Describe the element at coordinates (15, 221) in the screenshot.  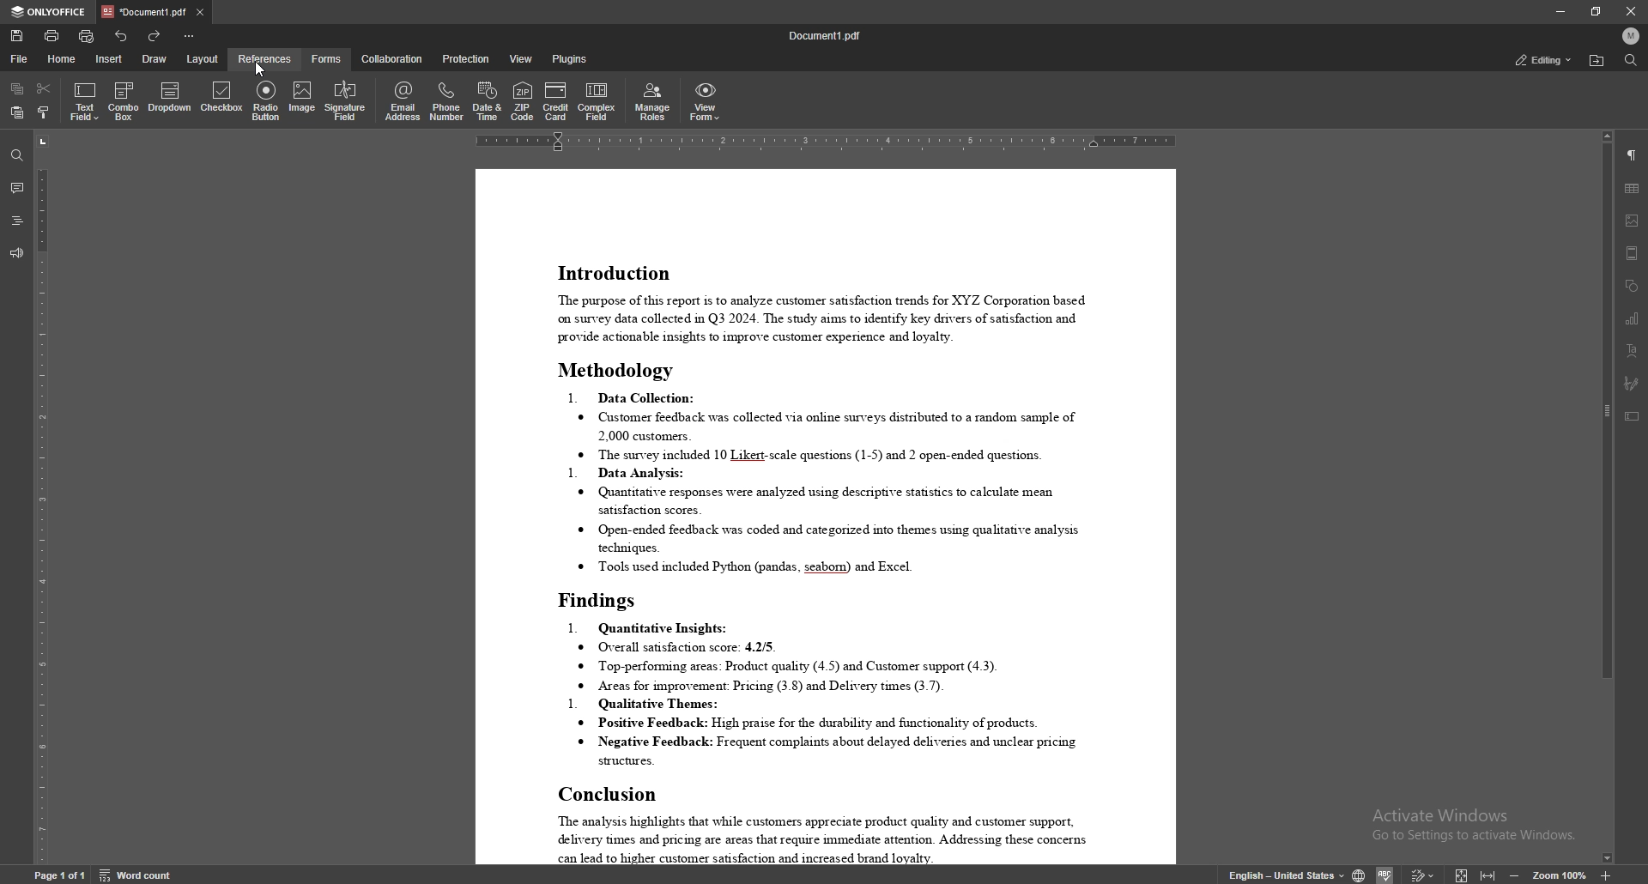
I see `headings` at that location.